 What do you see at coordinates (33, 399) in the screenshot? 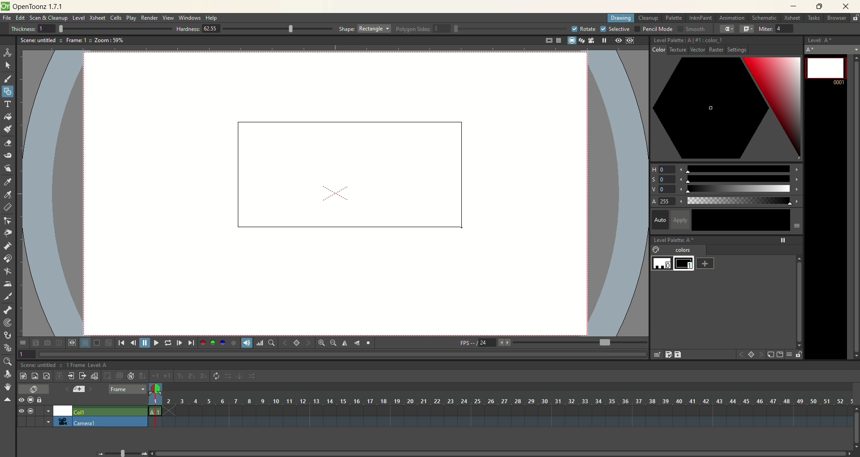
I see `camera stand visibility` at bounding box center [33, 399].